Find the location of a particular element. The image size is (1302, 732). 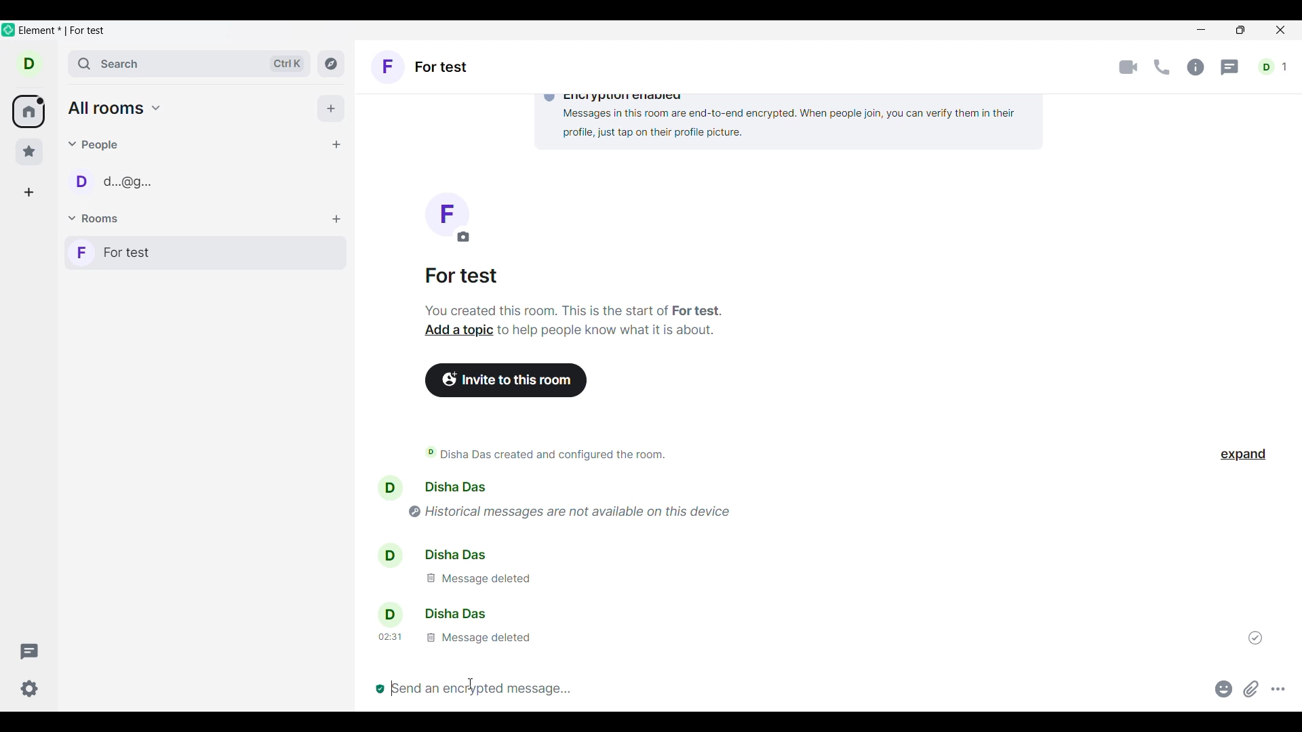

Minimize is located at coordinates (1202, 30).